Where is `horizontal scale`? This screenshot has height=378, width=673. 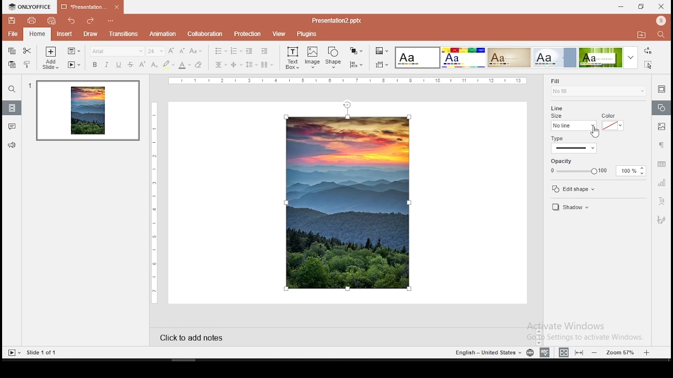
horizontal scale is located at coordinates (351, 81).